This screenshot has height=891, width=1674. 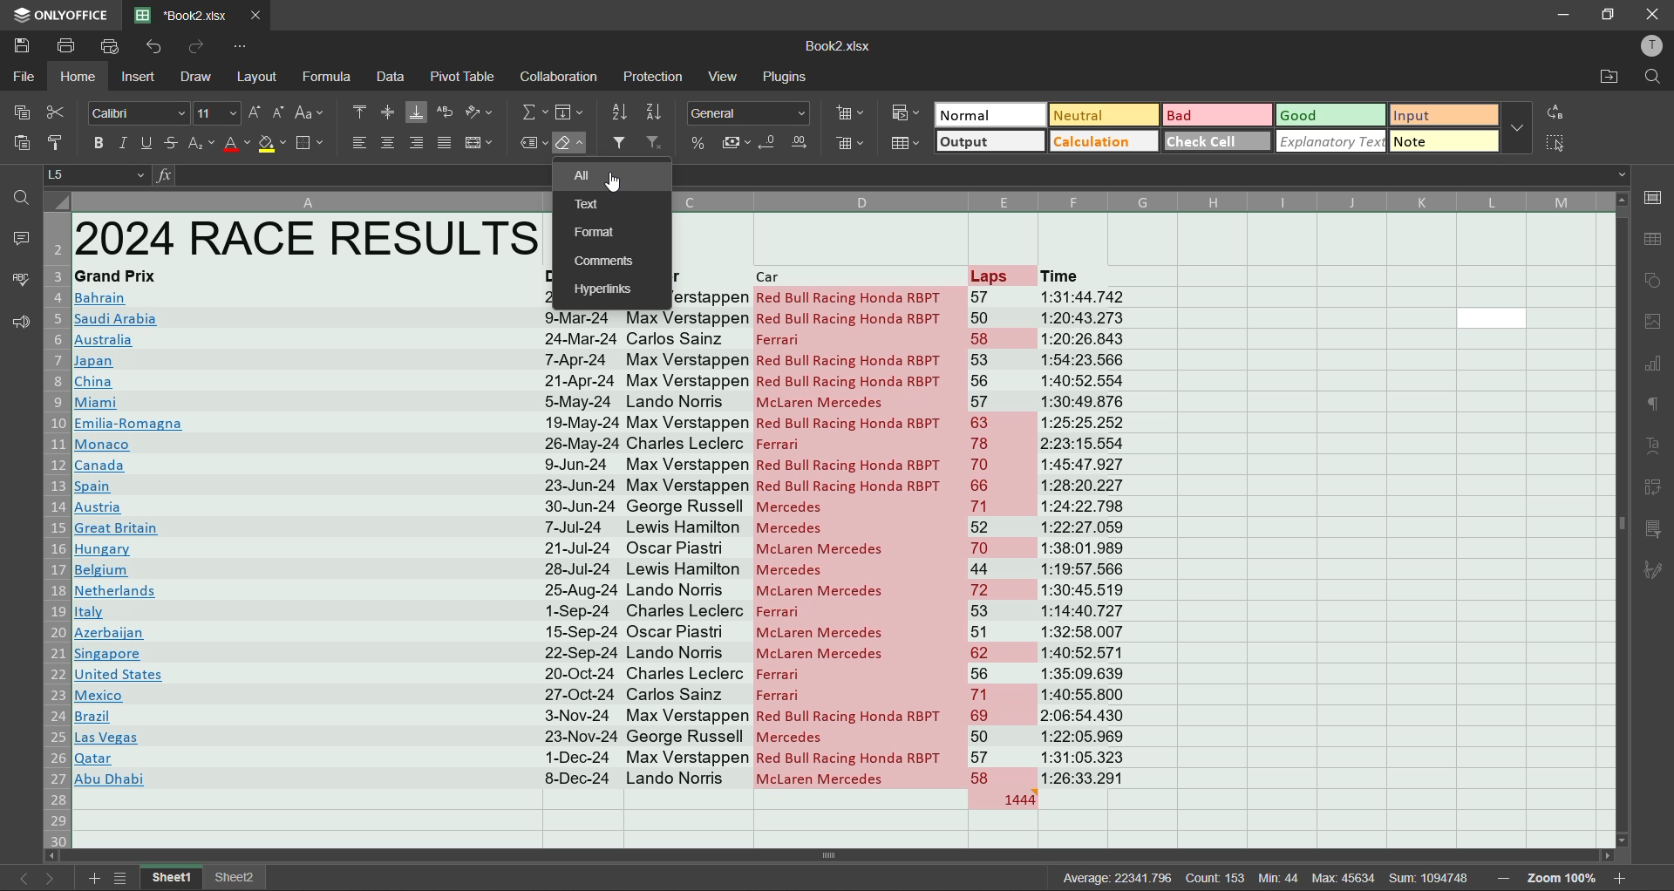 What do you see at coordinates (1649, 47) in the screenshot?
I see `profile` at bounding box center [1649, 47].